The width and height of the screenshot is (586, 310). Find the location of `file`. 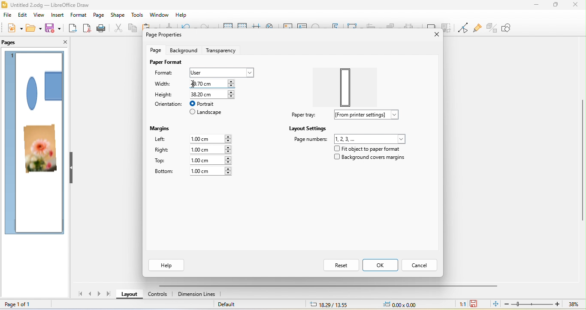

file is located at coordinates (8, 16).